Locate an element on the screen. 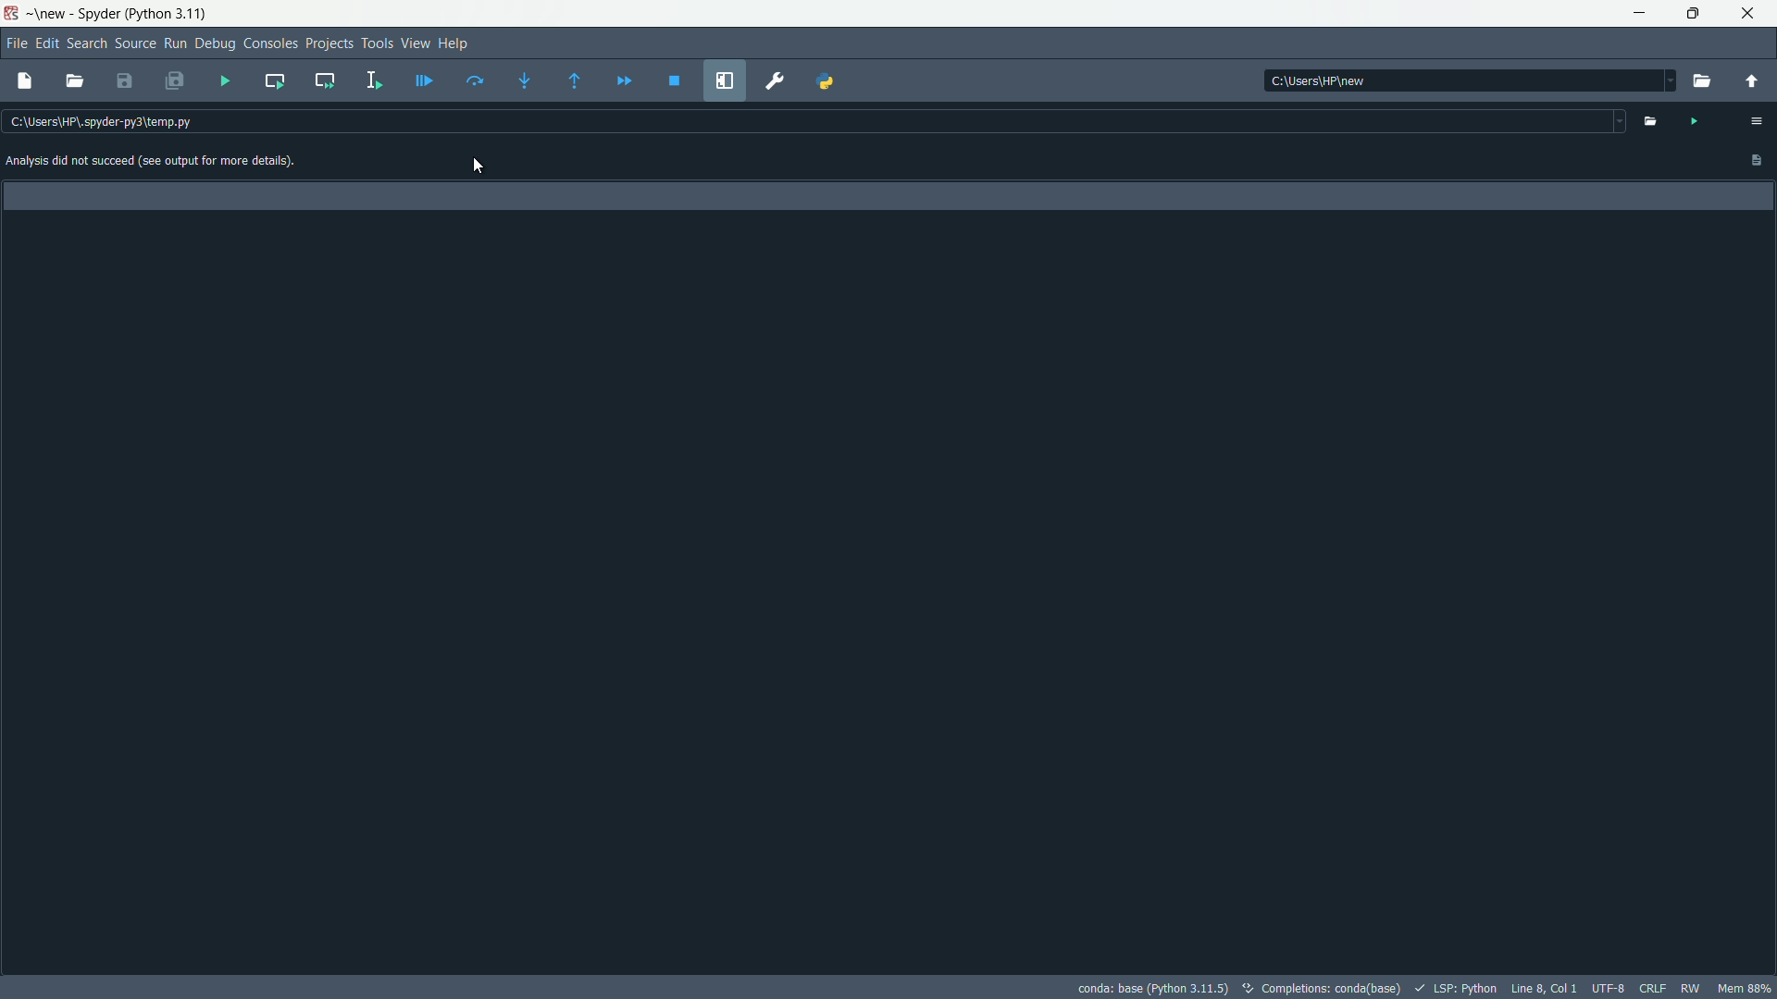 Image resolution: width=1777 pixels, height=999 pixels. cursor is located at coordinates (484, 164).